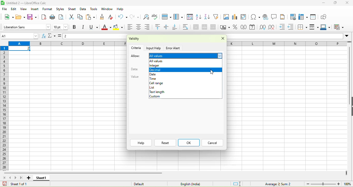  I want to click on allow empty cells, so click(185, 61).